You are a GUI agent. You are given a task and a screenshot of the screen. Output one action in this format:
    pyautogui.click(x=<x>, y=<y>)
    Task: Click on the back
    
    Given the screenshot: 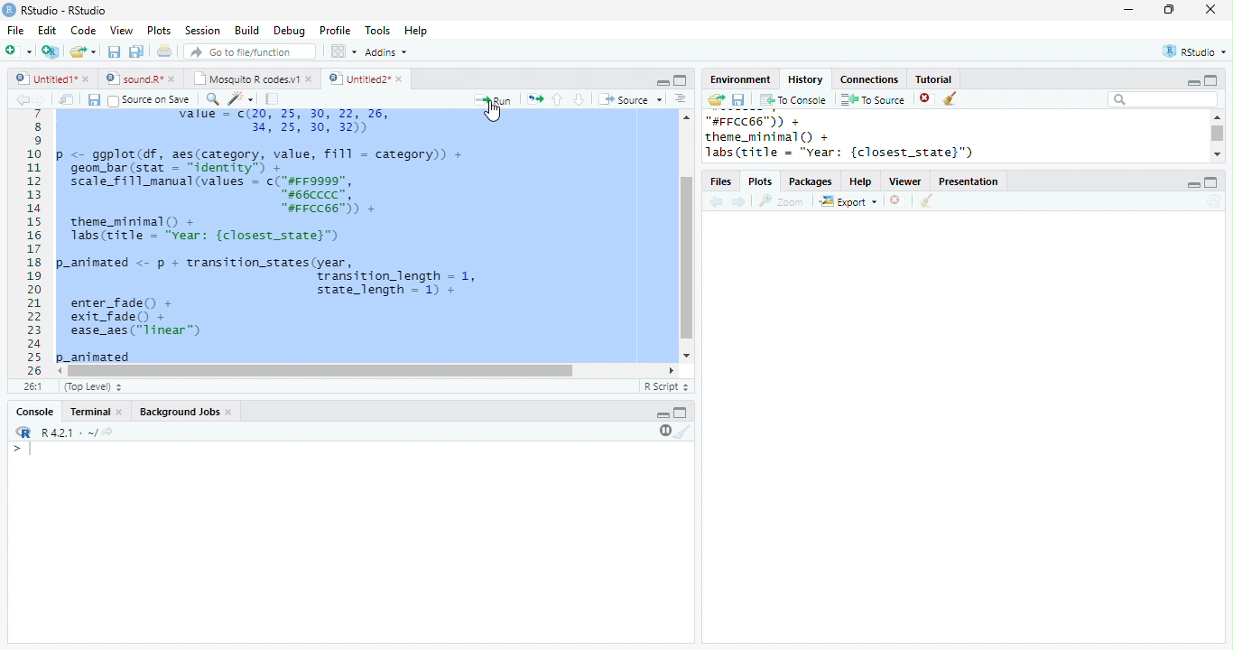 What is the action you would take?
    pyautogui.click(x=716, y=201)
    